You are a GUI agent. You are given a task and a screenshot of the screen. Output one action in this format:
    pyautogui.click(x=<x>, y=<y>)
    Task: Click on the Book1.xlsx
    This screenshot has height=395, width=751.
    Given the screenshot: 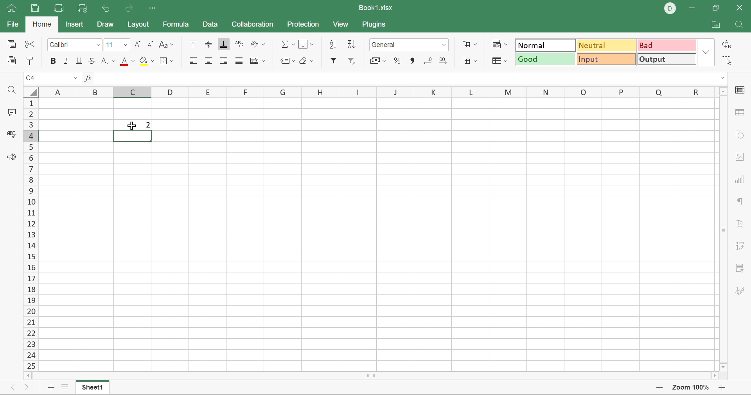 What is the action you would take?
    pyautogui.click(x=376, y=7)
    